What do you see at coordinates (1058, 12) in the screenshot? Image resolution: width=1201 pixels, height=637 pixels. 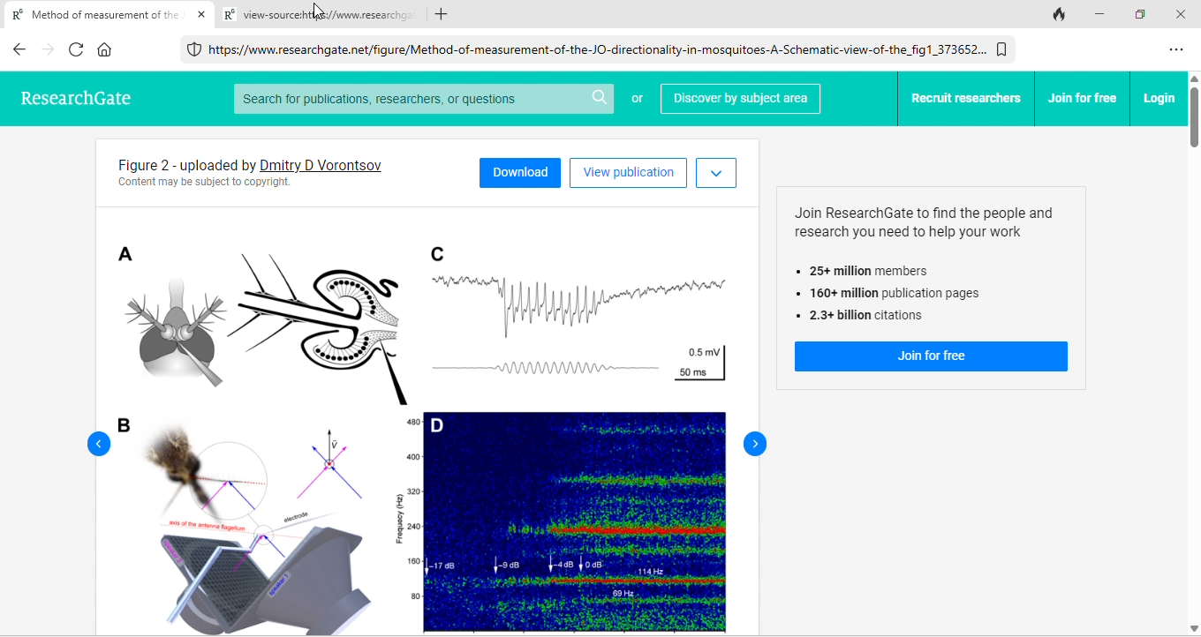 I see `track ta` at bounding box center [1058, 12].